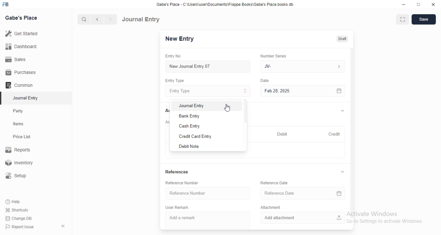 The height and width of the screenshot is (235, 441). Describe the element at coordinates (6, 4) in the screenshot. I see `FB logo` at that location.